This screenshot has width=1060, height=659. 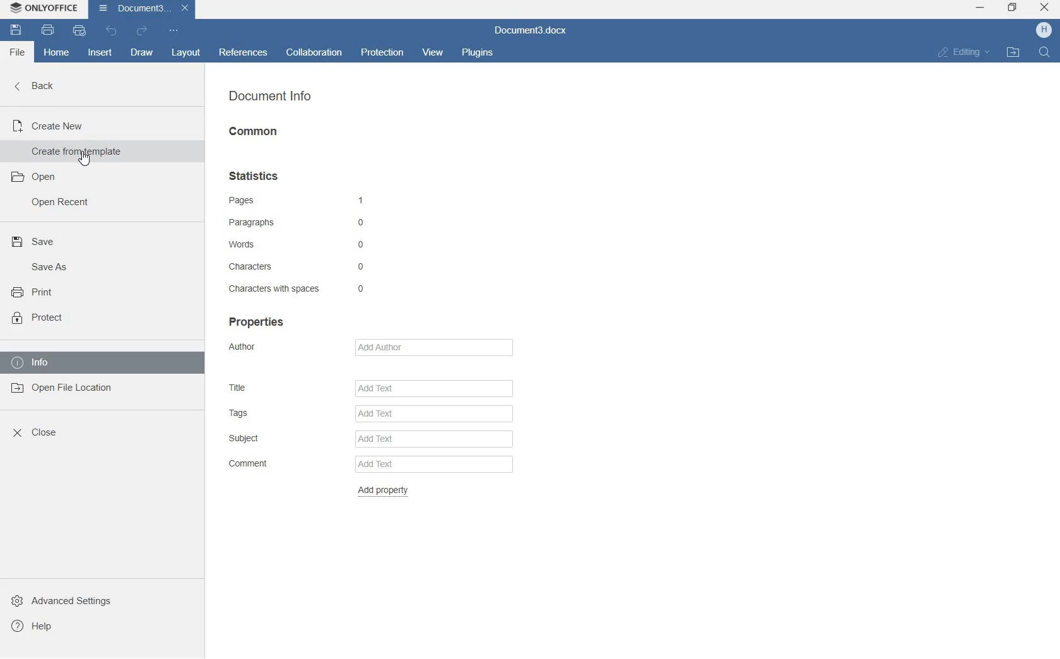 What do you see at coordinates (1014, 8) in the screenshot?
I see `restore` at bounding box center [1014, 8].